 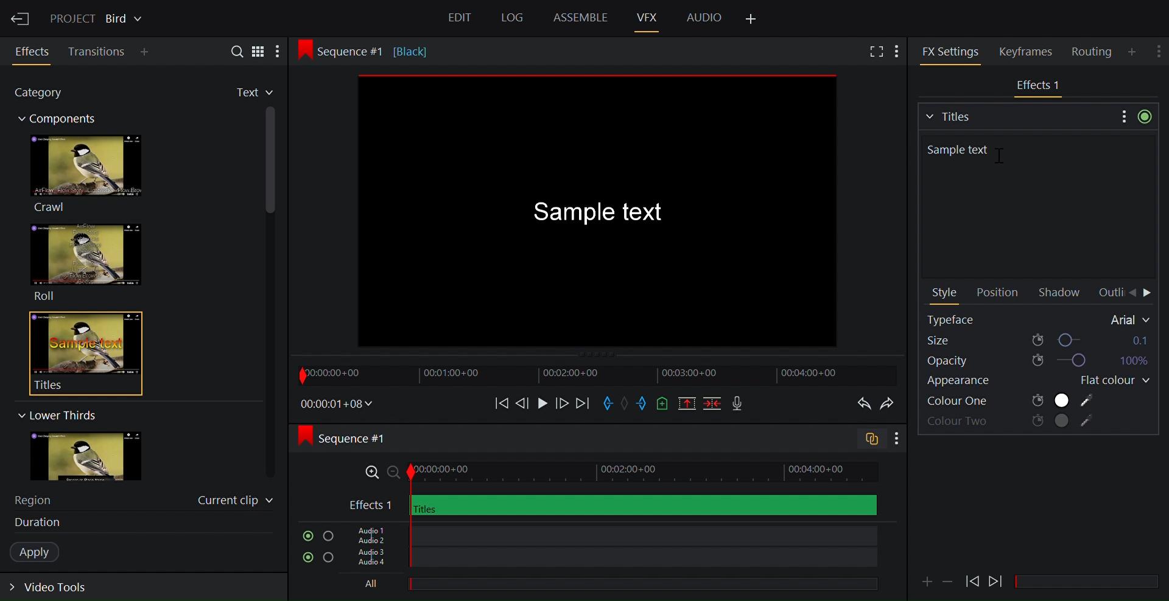 What do you see at coordinates (56, 589) in the screenshot?
I see `Expand video tools` at bounding box center [56, 589].